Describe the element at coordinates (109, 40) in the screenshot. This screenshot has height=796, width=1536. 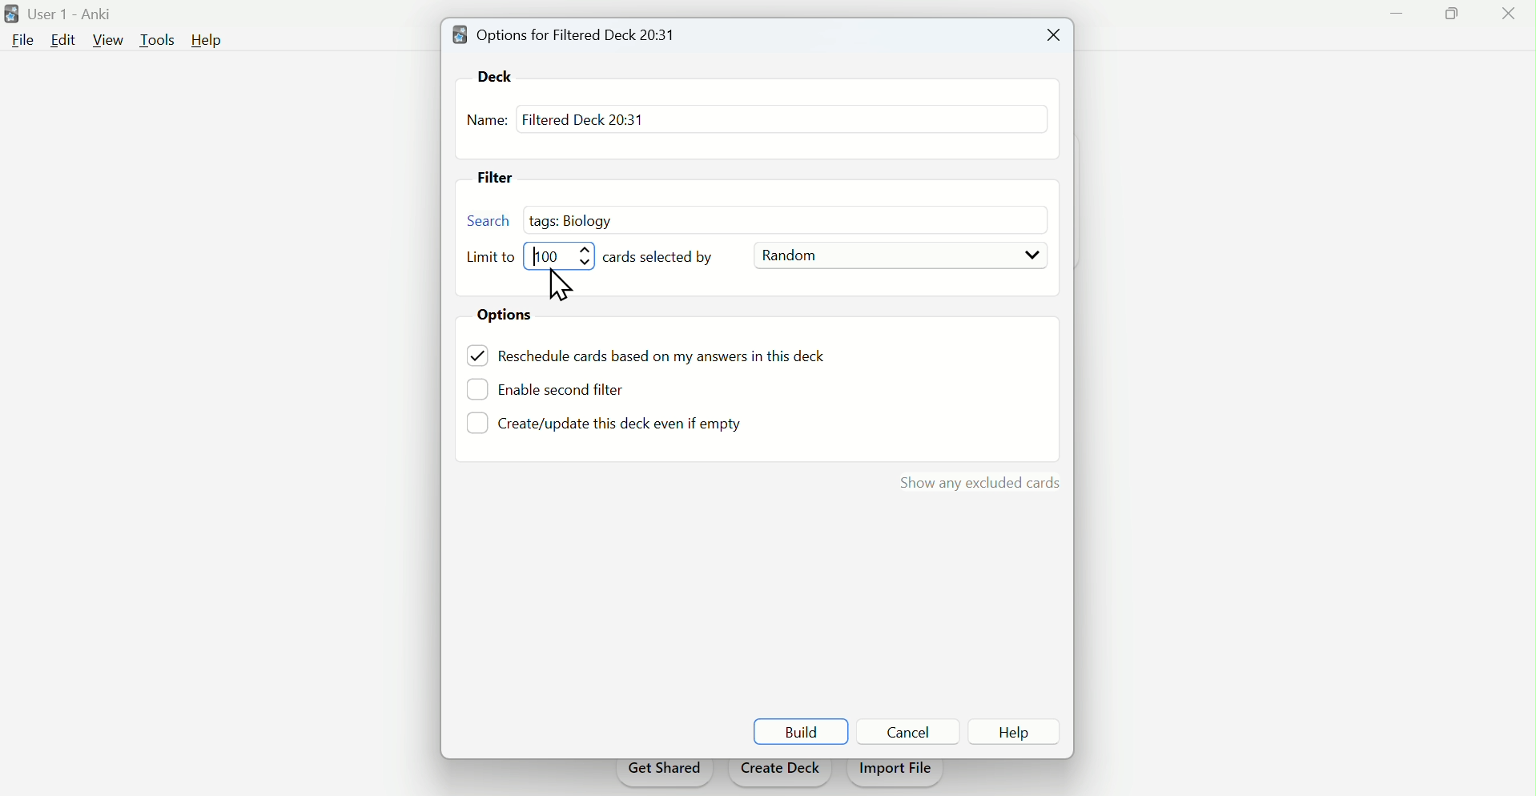
I see `View` at that location.